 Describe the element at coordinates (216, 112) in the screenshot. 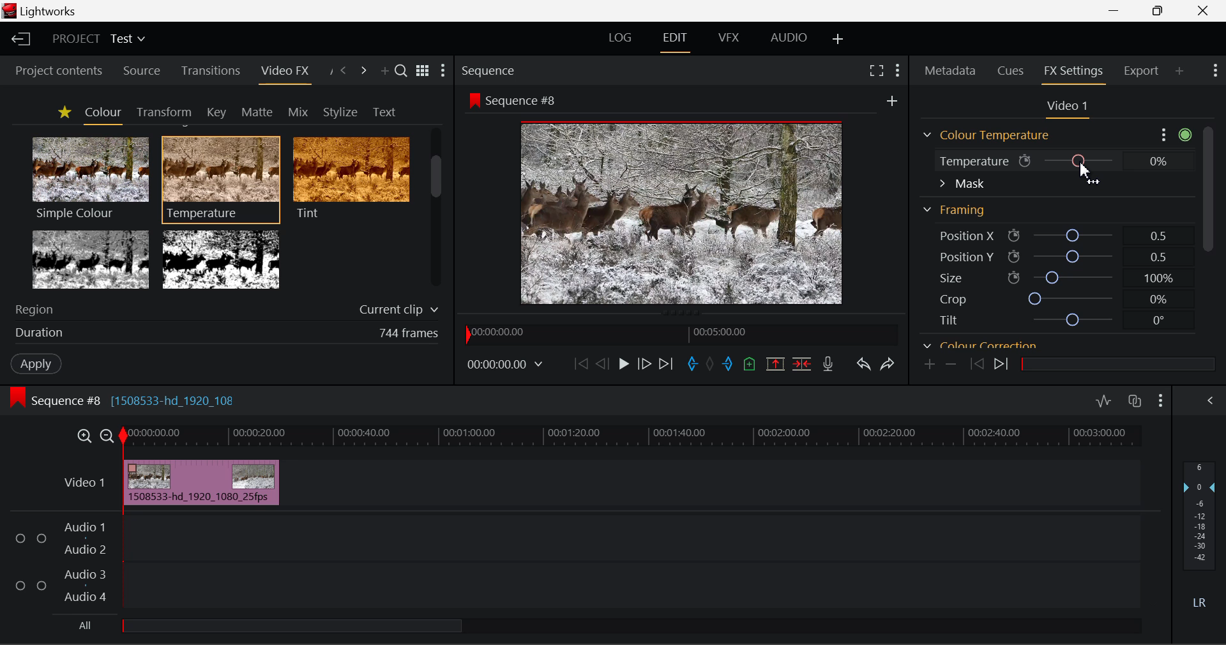

I see `Key` at that location.